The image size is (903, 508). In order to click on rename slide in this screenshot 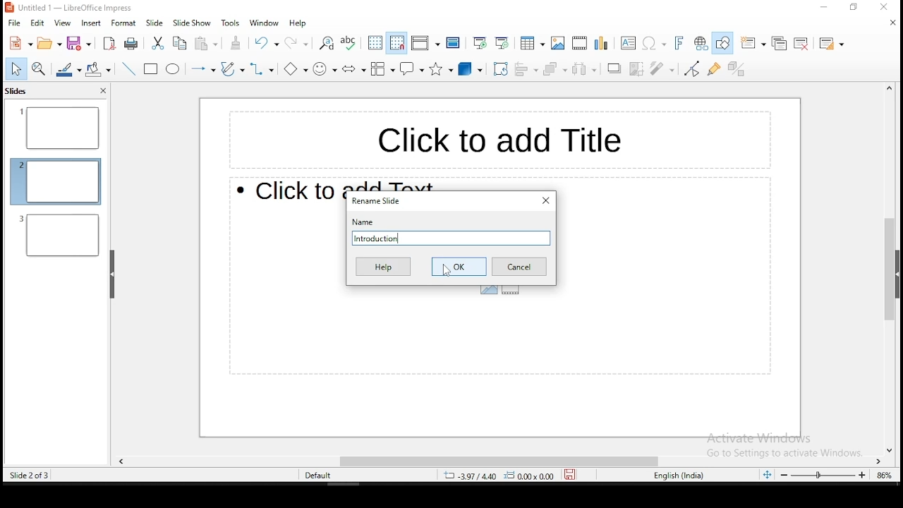, I will do `click(378, 201)`.